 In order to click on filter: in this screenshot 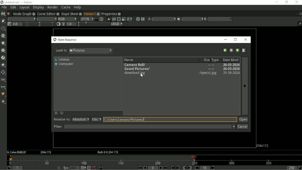, I will do `click(58, 127)`.